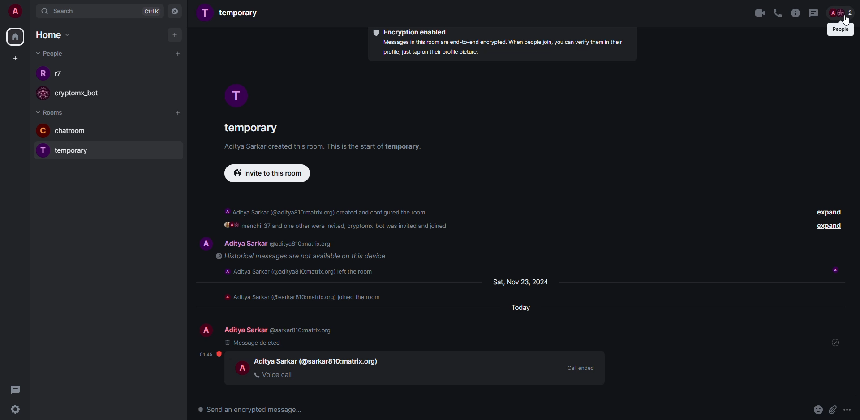 Image resolution: width=860 pixels, height=420 pixels. I want to click on threads, so click(19, 390).